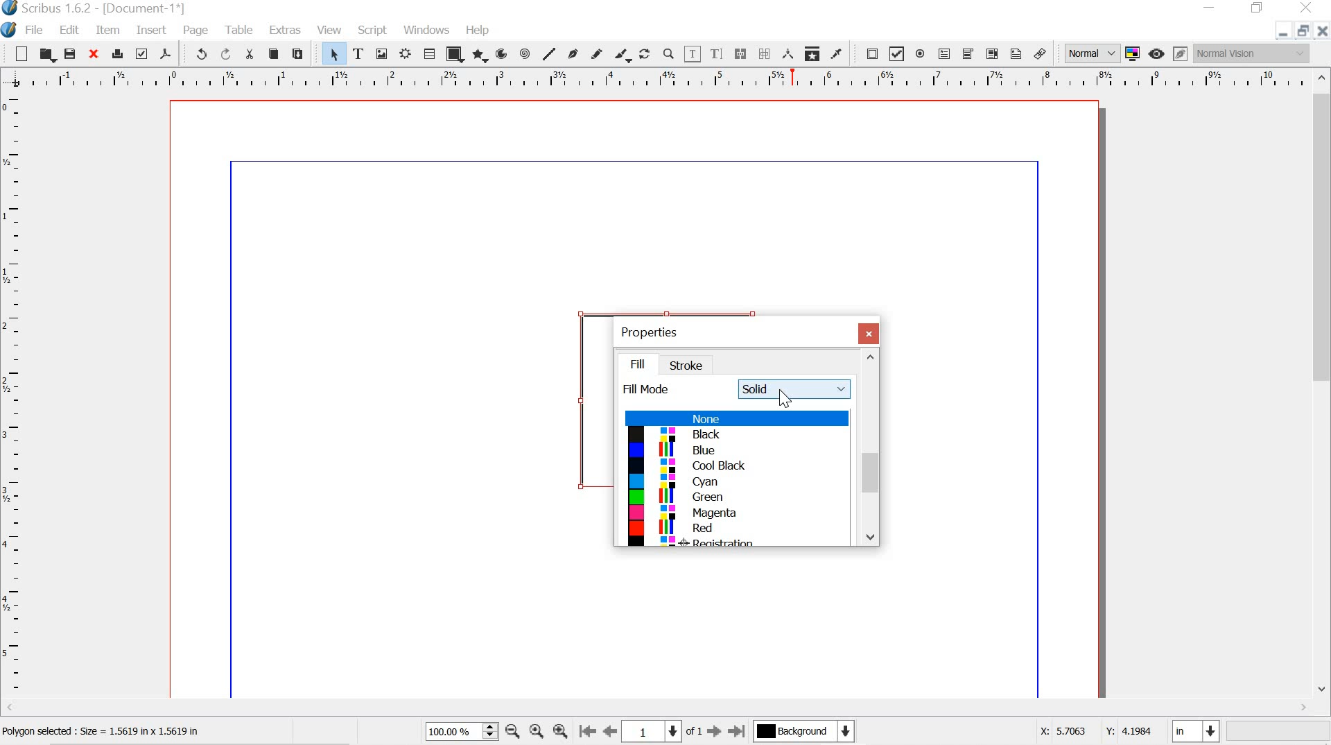 Image resolution: width=1331 pixels, height=745 pixels. Describe the element at coordinates (1178, 53) in the screenshot. I see `edit in preview mode` at that location.